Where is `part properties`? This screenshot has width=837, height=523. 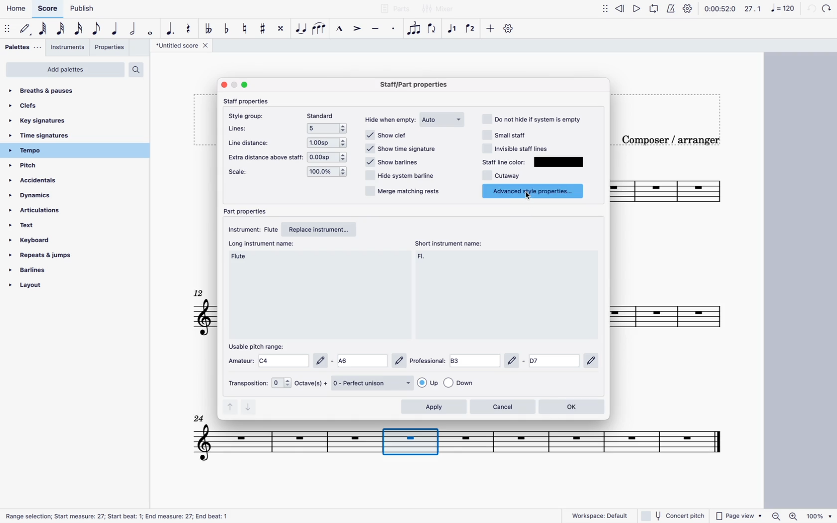
part properties is located at coordinates (248, 209).